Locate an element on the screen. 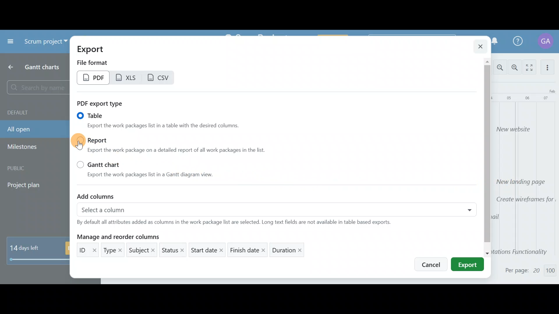  Notification Centre is located at coordinates (498, 41).